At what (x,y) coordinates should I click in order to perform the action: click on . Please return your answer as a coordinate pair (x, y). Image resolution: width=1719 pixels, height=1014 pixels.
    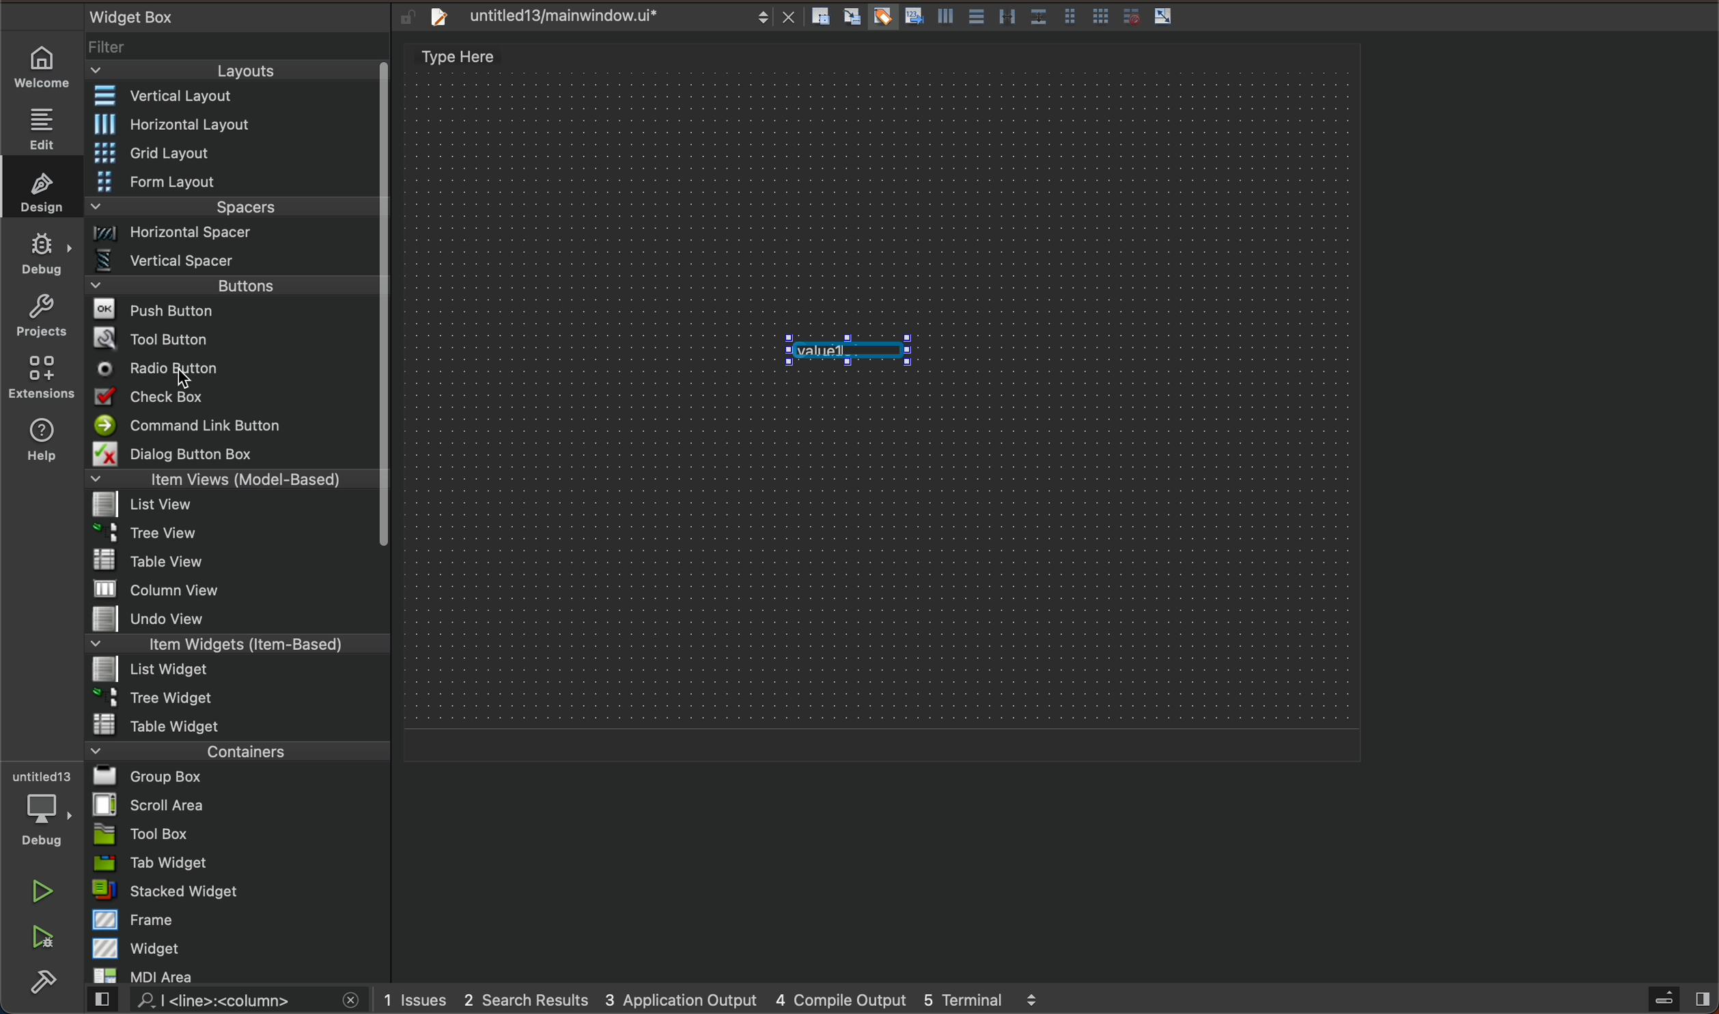
    Looking at the image, I should click on (943, 19).